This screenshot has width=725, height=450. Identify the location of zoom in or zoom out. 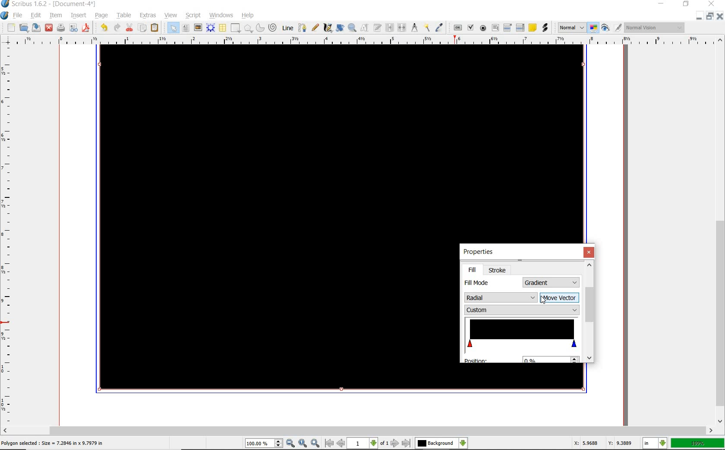
(352, 28).